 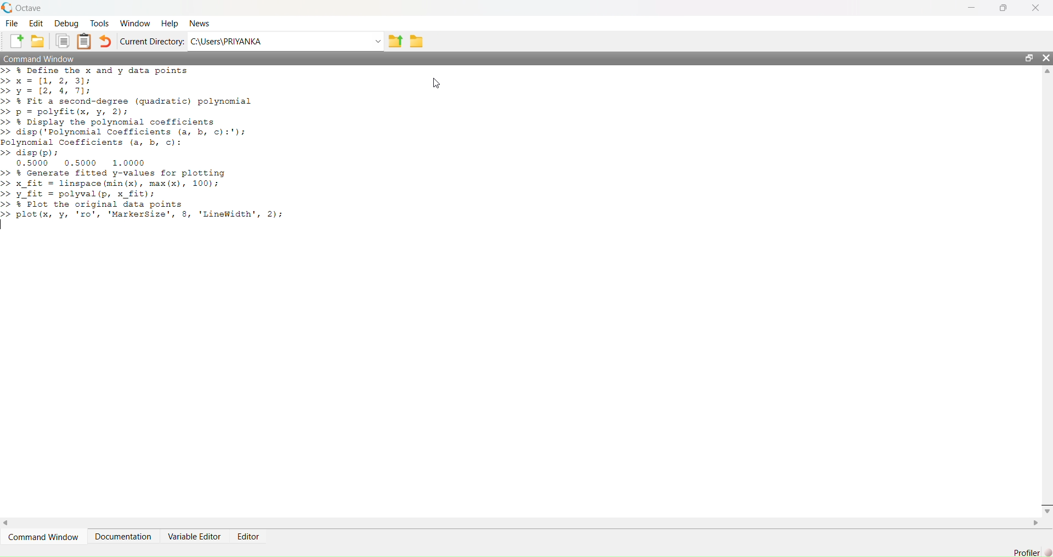 I want to click on Edit, so click(x=37, y=25).